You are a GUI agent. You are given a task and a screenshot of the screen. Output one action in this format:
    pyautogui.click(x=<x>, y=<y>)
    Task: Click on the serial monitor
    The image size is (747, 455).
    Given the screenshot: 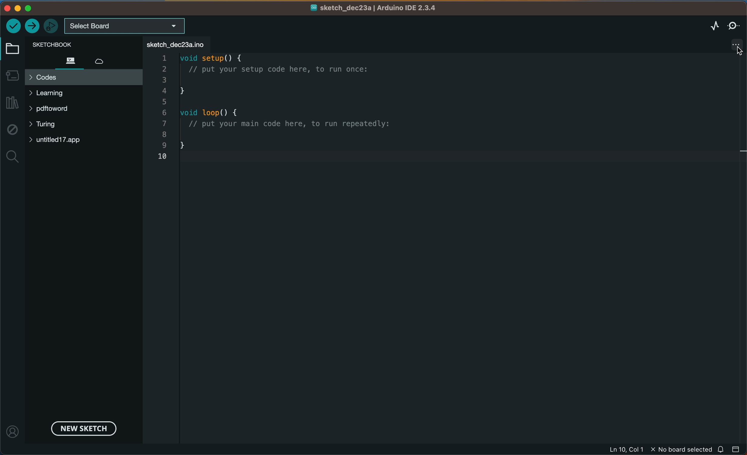 What is the action you would take?
    pyautogui.click(x=734, y=25)
    